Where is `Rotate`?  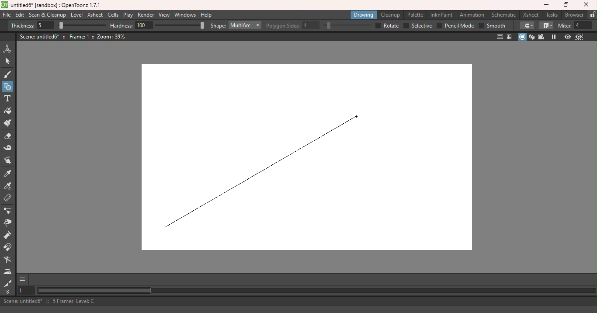
Rotate is located at coordinates (387, 26).